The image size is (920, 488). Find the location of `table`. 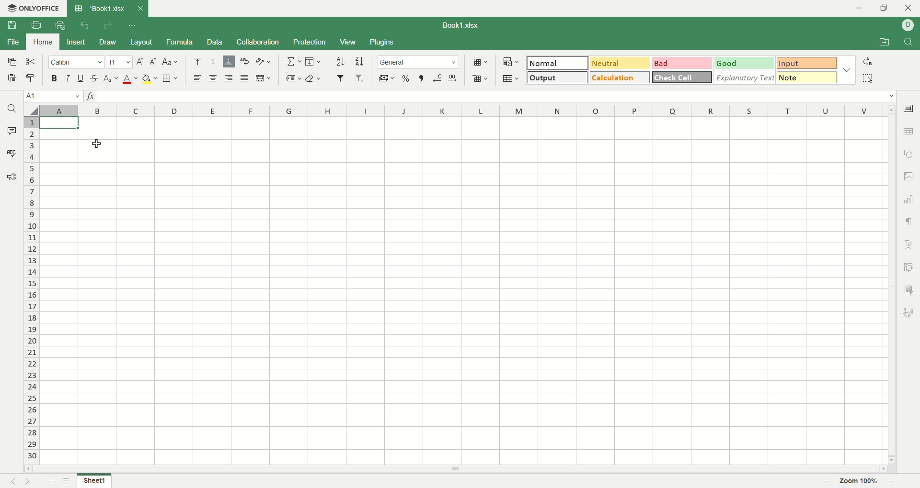

table is located at coordinates (909, 130).